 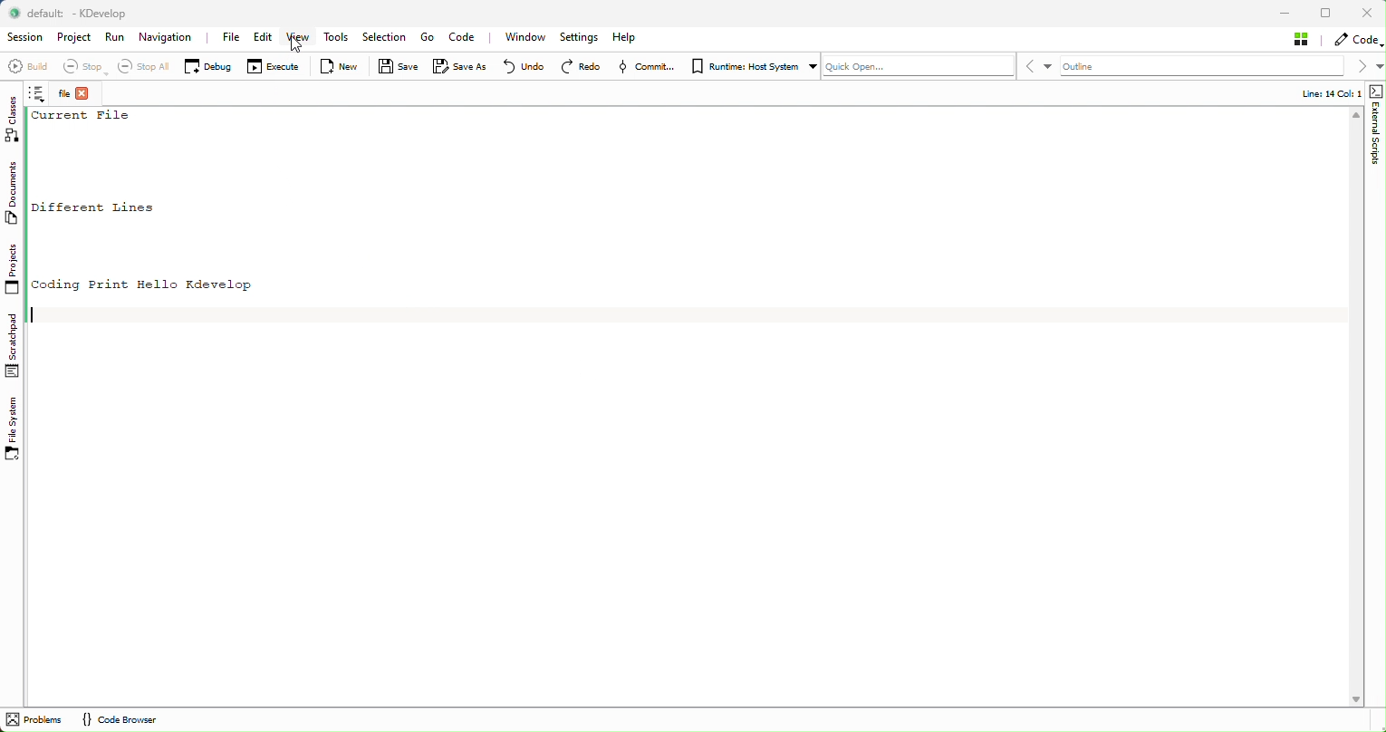 What do you see at coordinates (15, 429) in the screenshot?
I see `File System` at bounding box center [15, 429].